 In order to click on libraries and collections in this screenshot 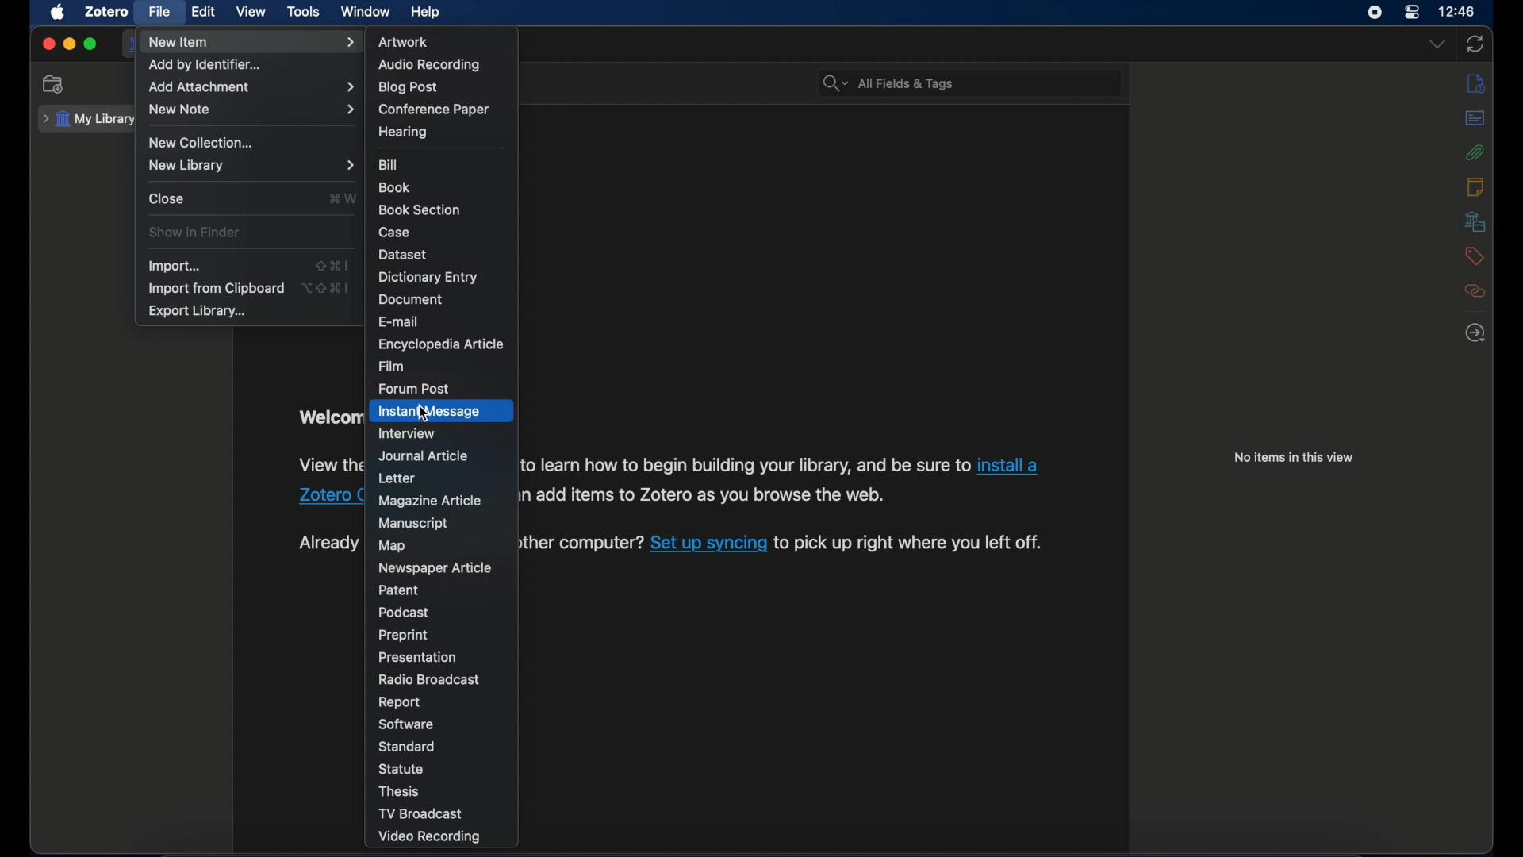, I will do `click(1475, 221)`.